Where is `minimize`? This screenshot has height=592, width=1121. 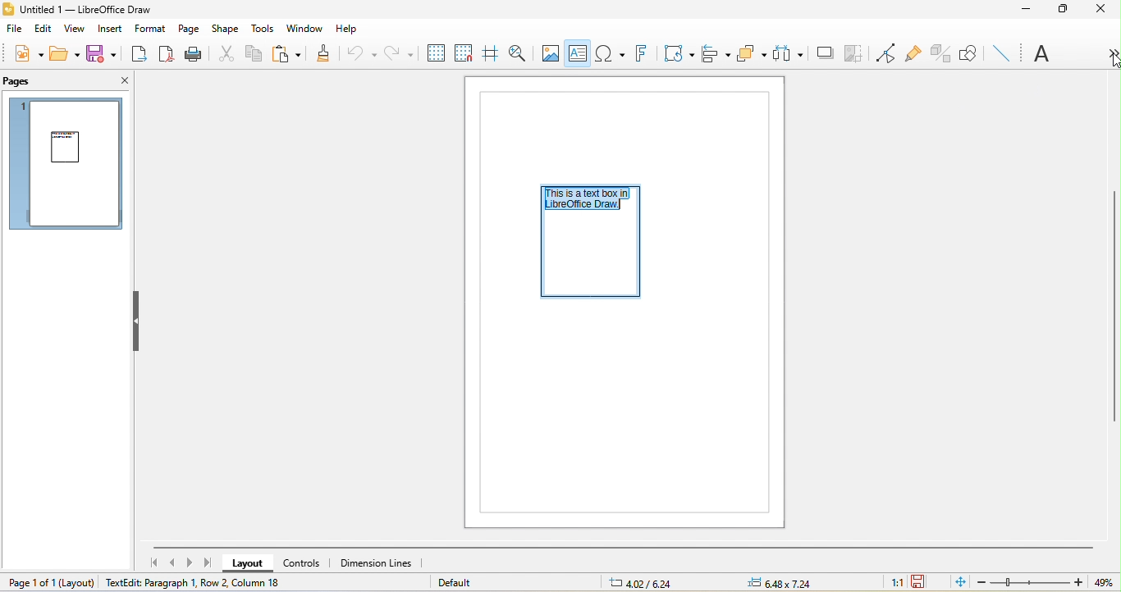 minimize is located at coordinates (1025, 10).